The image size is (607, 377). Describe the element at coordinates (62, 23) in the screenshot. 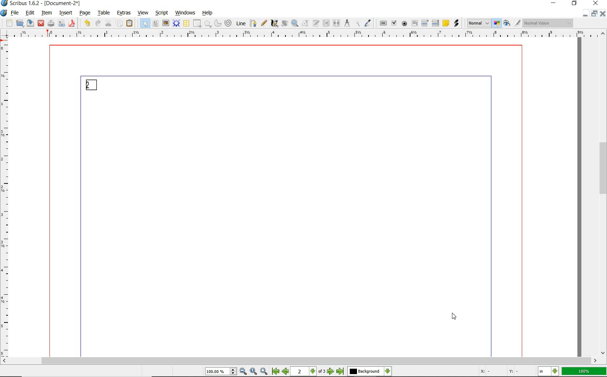

I see `preflight verifier` at that location.